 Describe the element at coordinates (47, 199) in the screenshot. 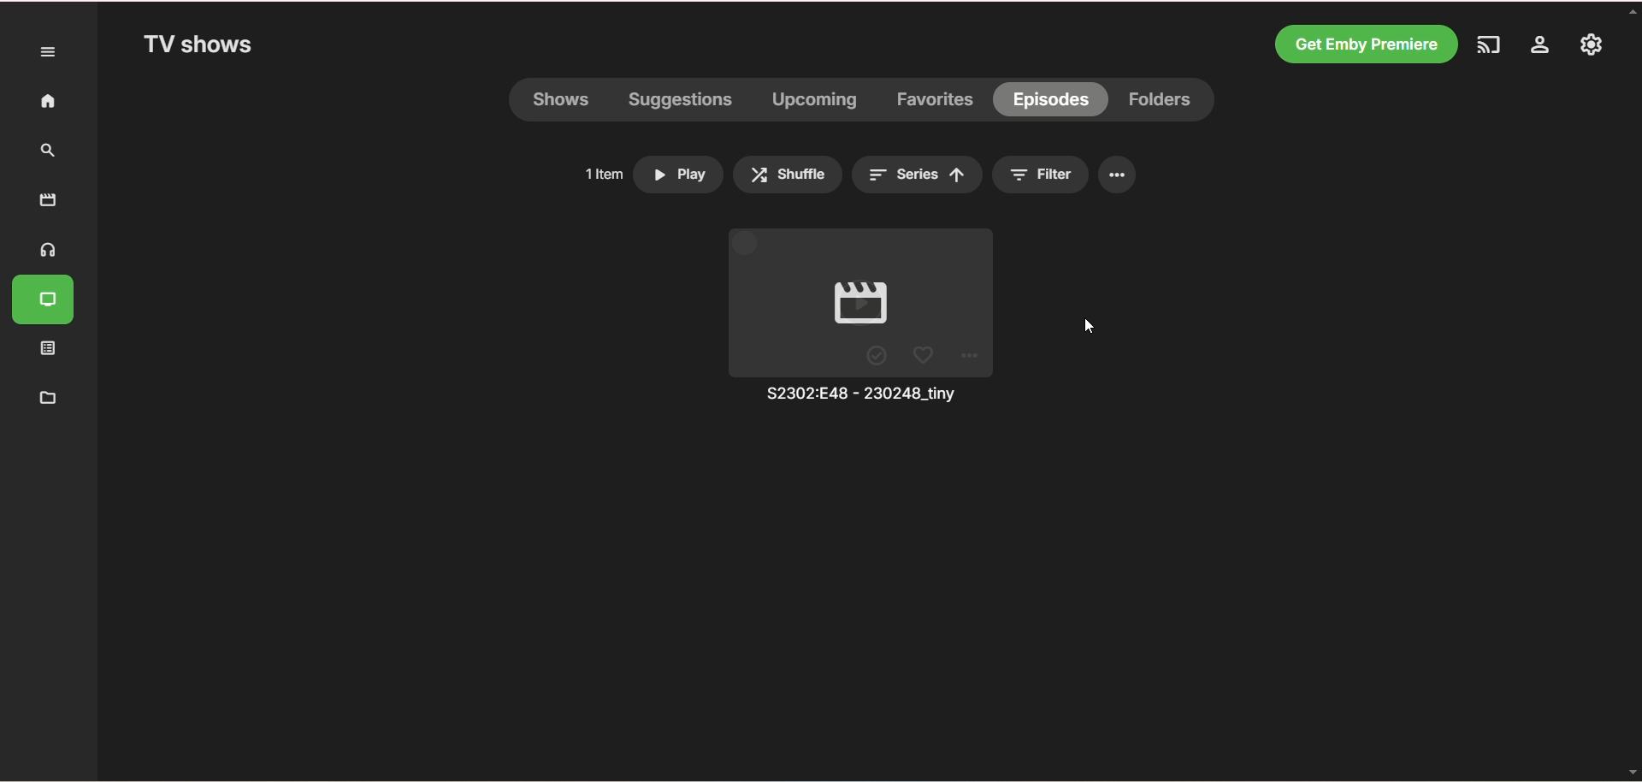

I see `movies` at that location.